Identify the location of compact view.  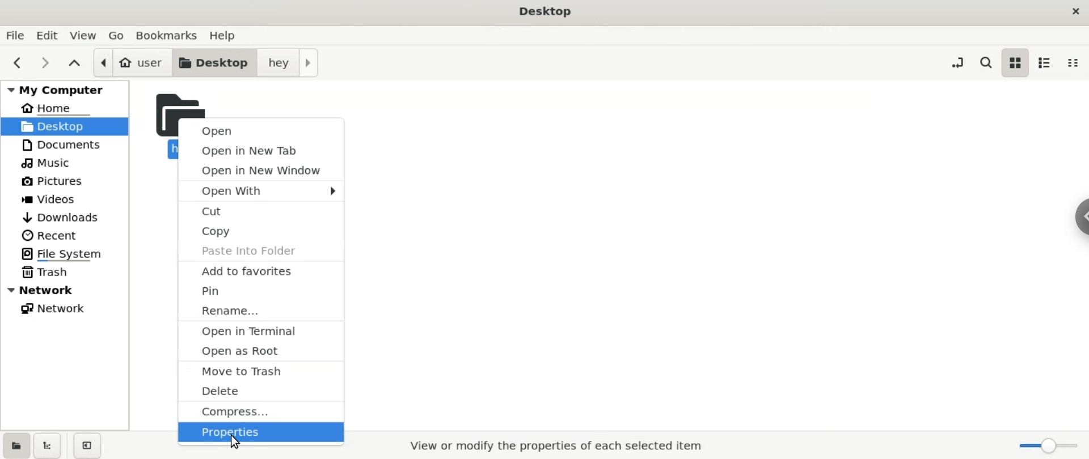
(1073, 63).